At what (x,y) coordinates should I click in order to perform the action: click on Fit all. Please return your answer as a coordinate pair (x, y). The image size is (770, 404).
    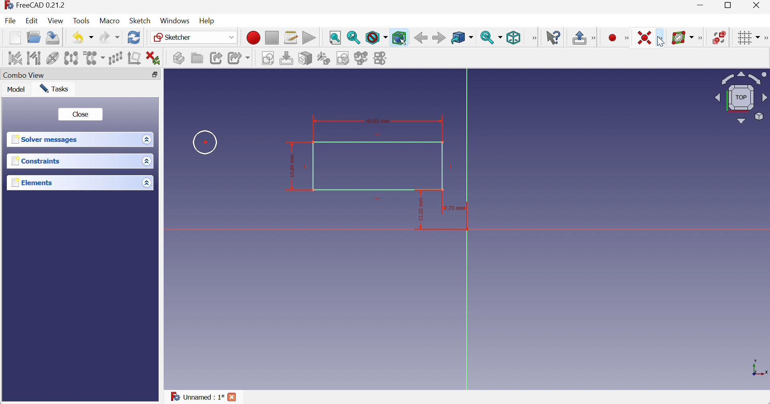
    Looking at the image, I should click on (336, 38).